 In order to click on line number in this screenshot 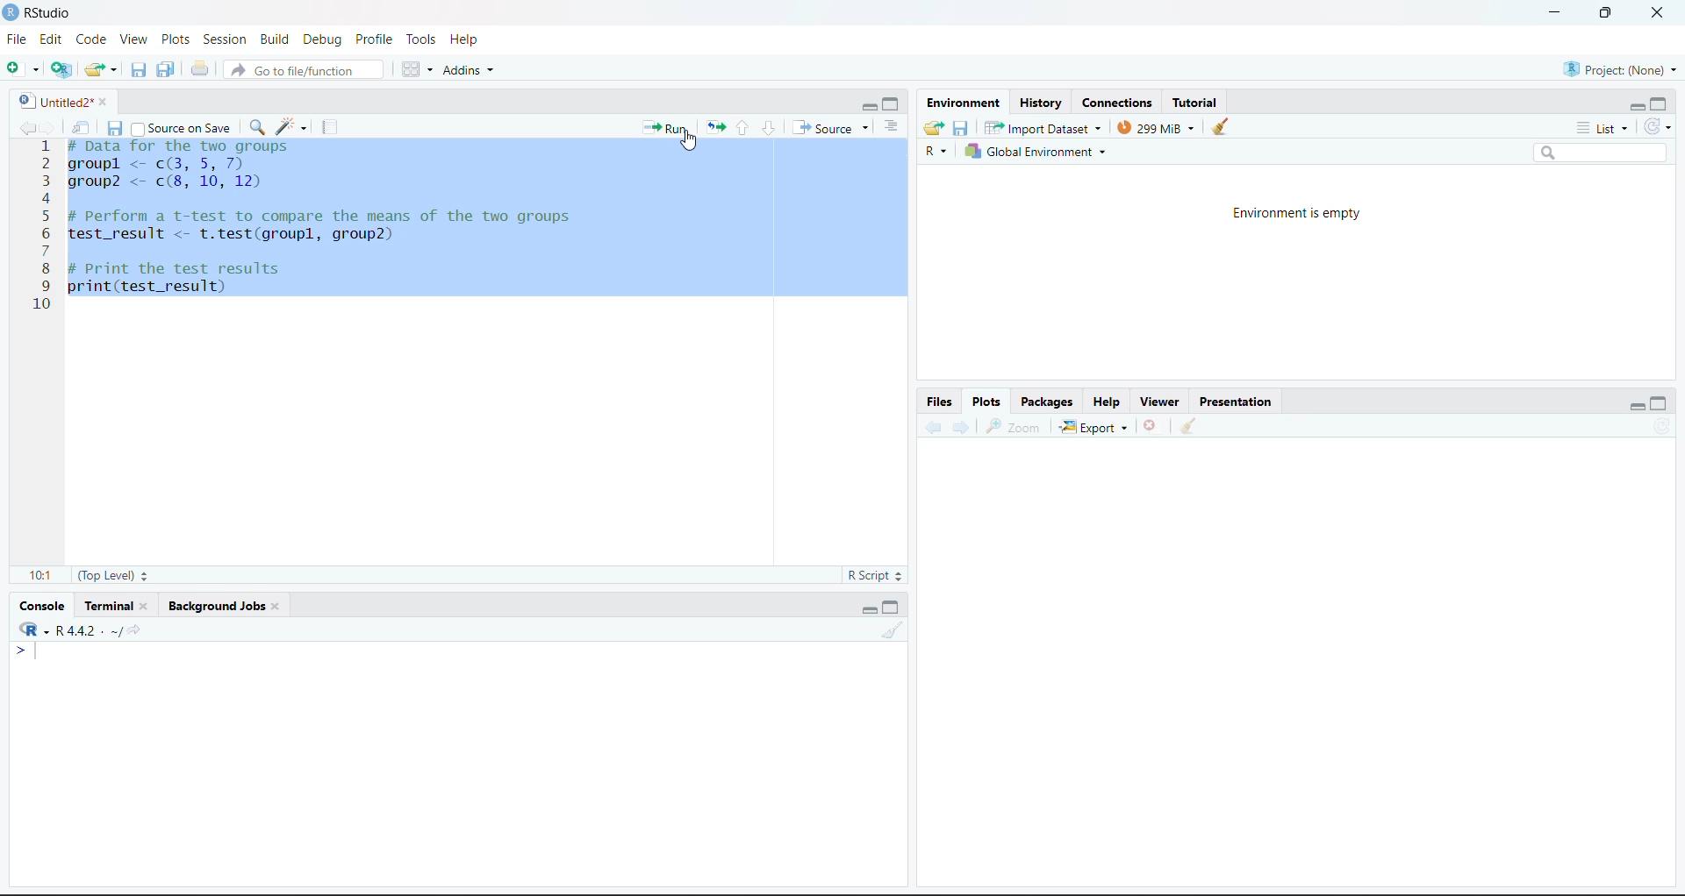, I will do `click(46, 226)`.